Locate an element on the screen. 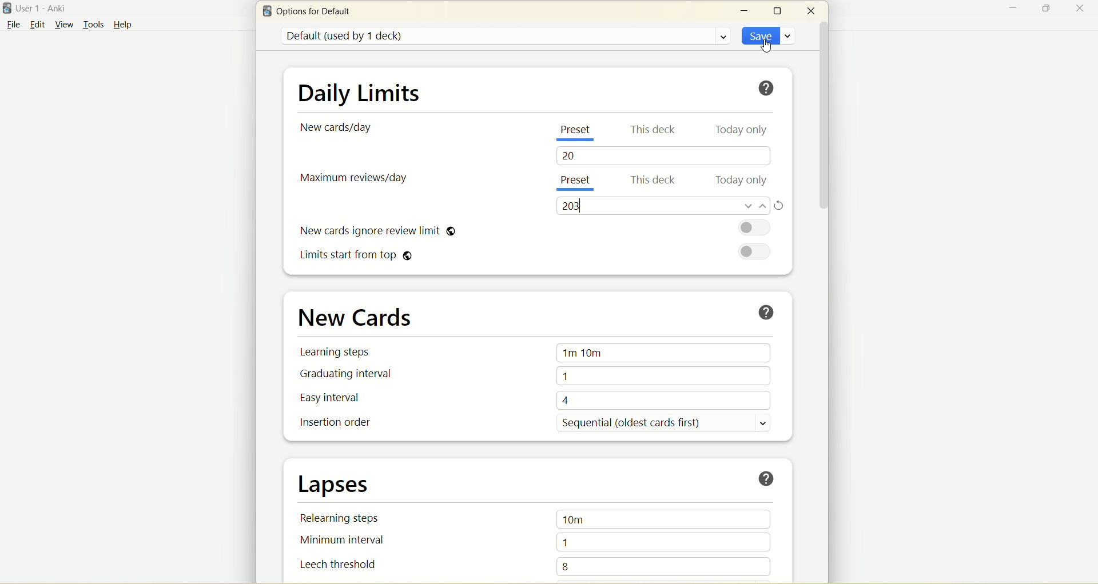 The image size is (1098, 584). daily limit is located at coordinates (356, 93).